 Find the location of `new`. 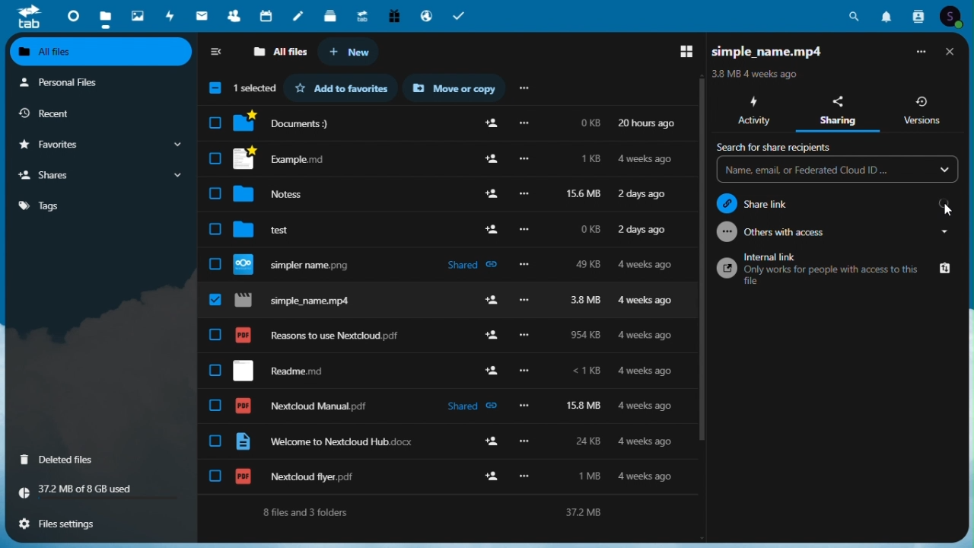

new is located at coordinates (347, 53).